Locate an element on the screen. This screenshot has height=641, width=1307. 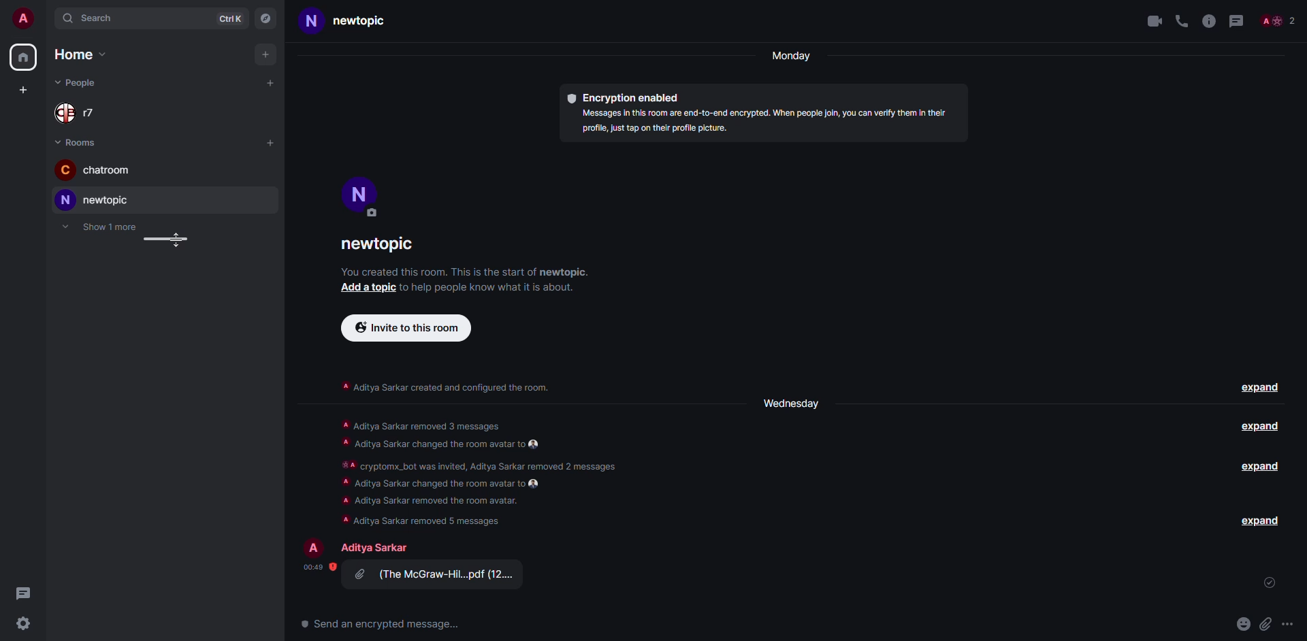
voice is located at coordinates (1182, 22).